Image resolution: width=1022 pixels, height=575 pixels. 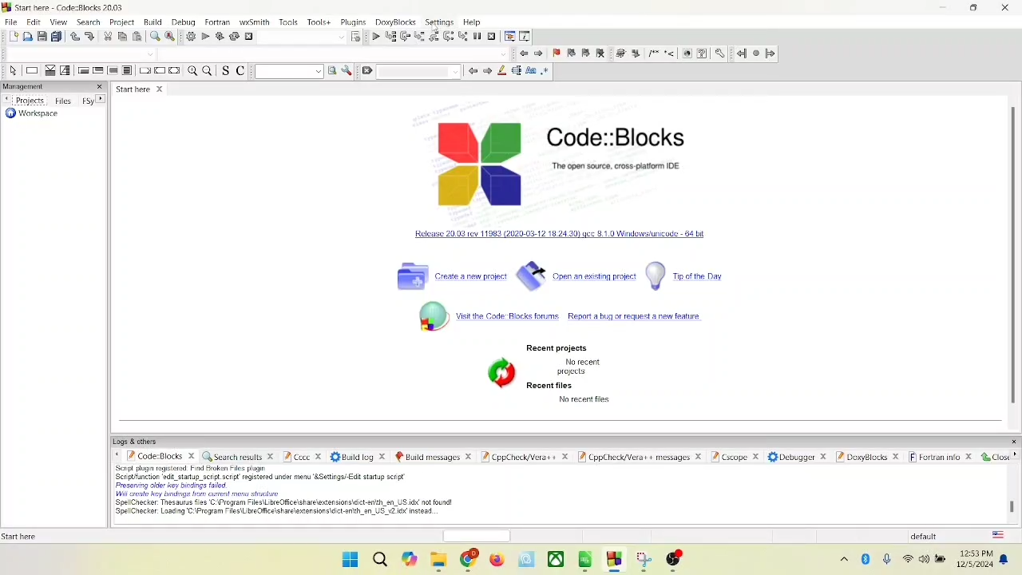 I want to click on logo, so click(x=6, y=7).